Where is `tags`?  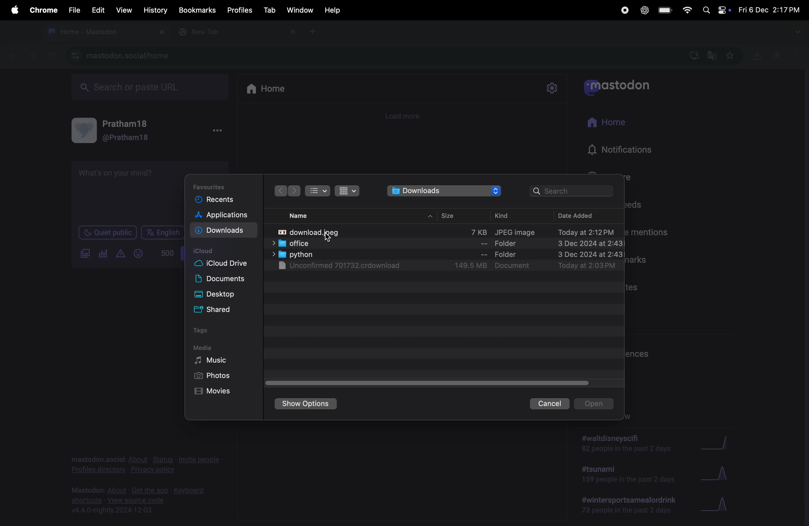
tags is located at coordinates (201, 331).